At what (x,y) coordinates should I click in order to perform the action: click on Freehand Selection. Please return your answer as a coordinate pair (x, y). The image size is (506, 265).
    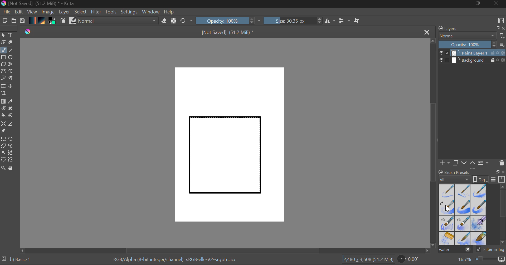
    Looking at the image, I should click on (11, 146).